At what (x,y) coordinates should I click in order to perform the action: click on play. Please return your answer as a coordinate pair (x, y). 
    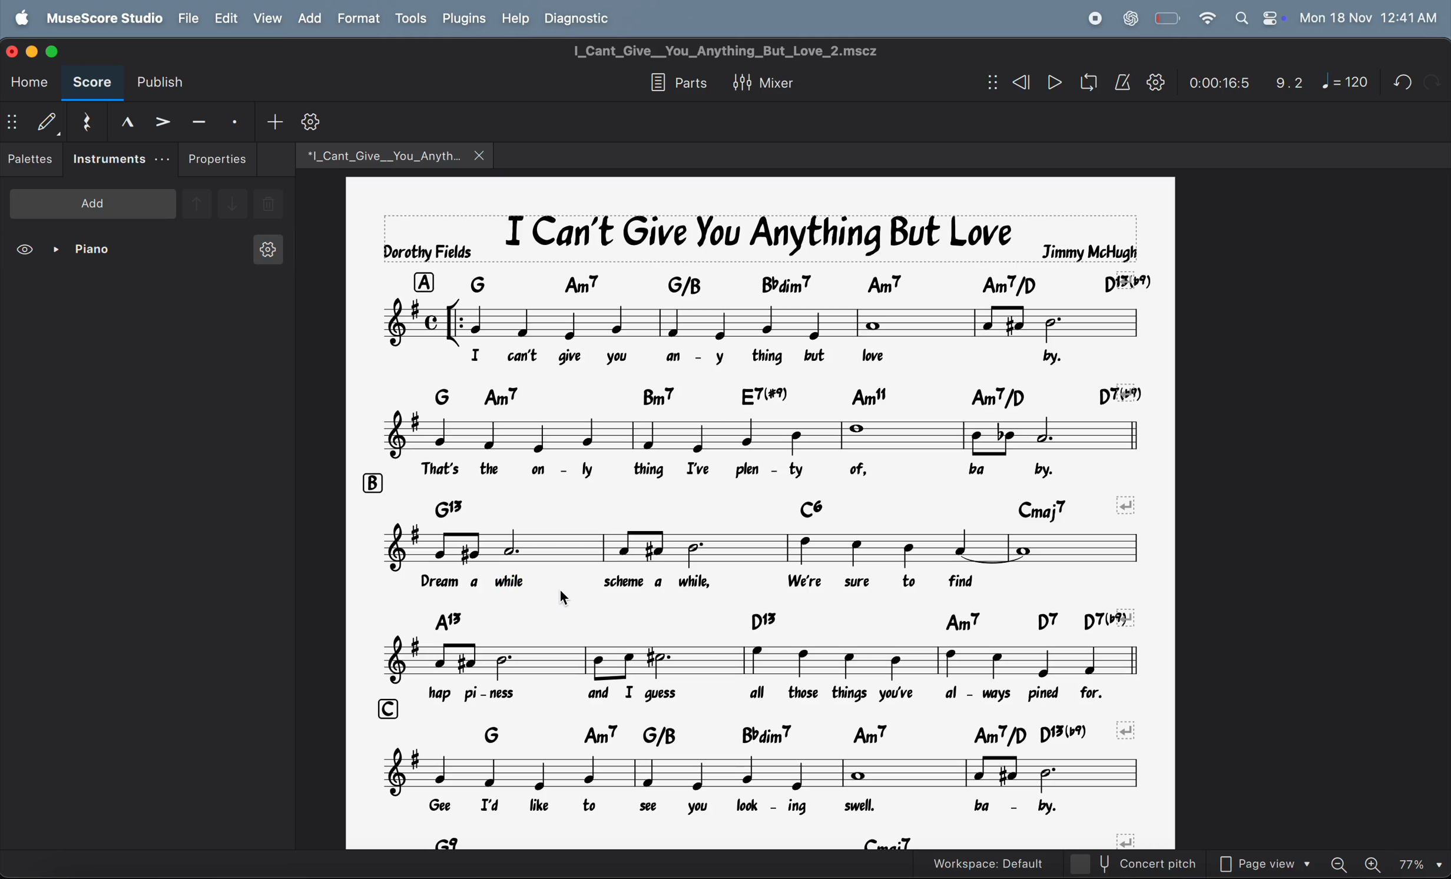
    Looking at the image, I should click on (1054, 82).